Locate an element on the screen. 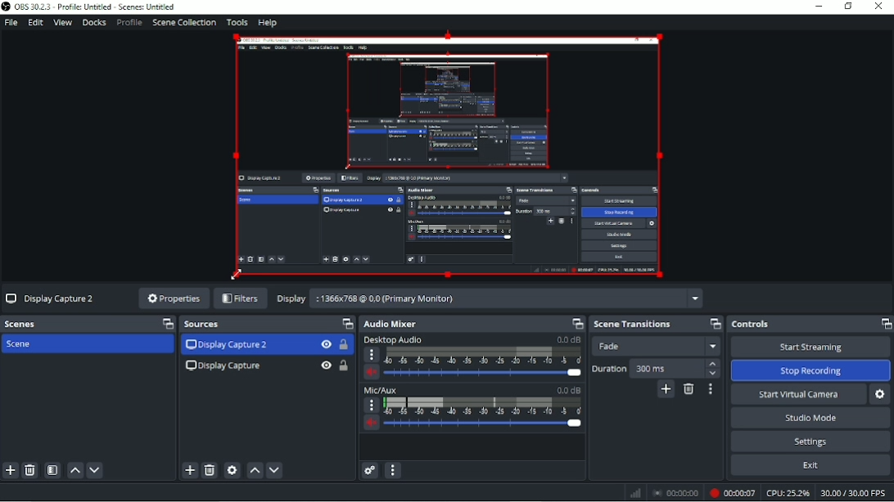 This screenshot has height=502, width=894. slider is located at coordinates (485, 426).